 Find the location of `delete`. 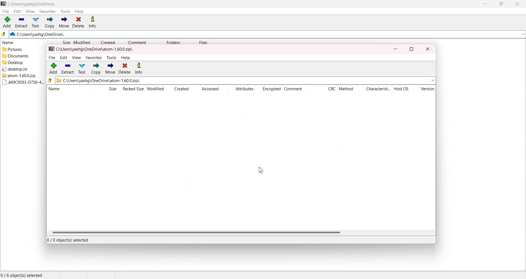

delete is located at coordinates (125, 68).